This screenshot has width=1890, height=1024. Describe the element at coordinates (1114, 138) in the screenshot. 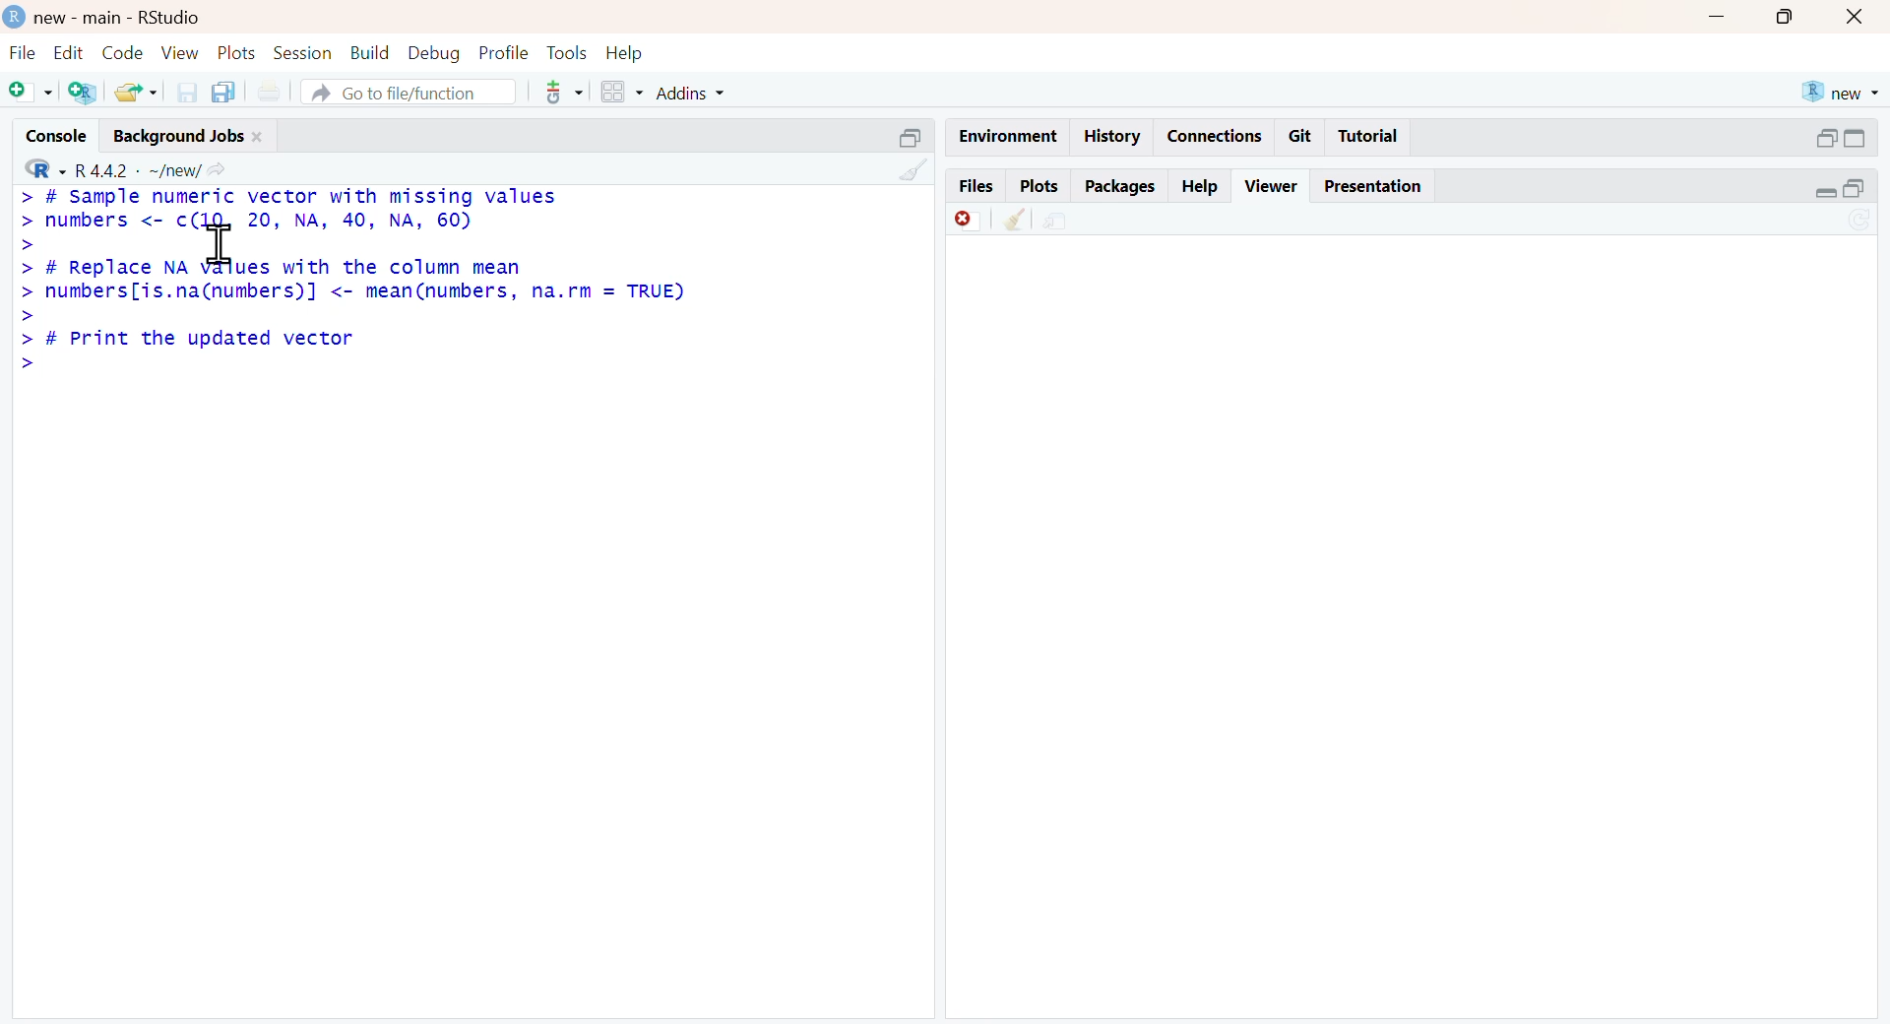

I see `history` at that location.